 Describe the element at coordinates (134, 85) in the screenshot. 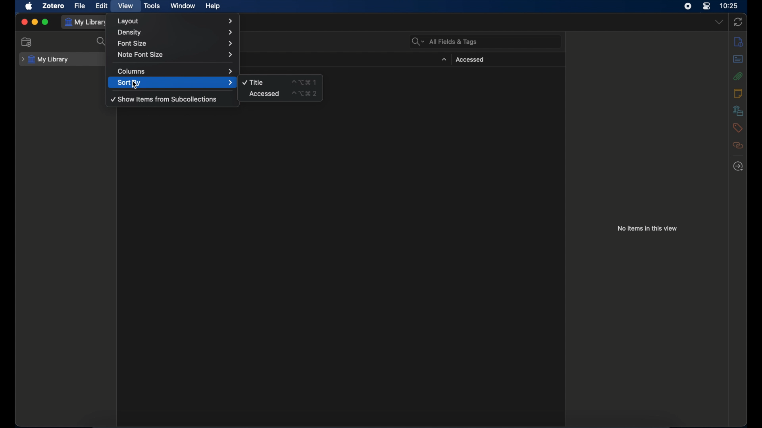

I see `cursor` at that location.